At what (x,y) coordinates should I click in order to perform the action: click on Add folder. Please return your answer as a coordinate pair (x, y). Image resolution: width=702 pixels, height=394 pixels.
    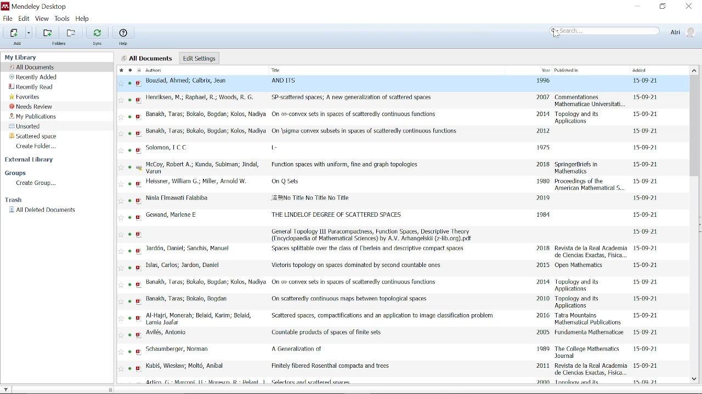
    Looking at the image, I should click on (48, 32).